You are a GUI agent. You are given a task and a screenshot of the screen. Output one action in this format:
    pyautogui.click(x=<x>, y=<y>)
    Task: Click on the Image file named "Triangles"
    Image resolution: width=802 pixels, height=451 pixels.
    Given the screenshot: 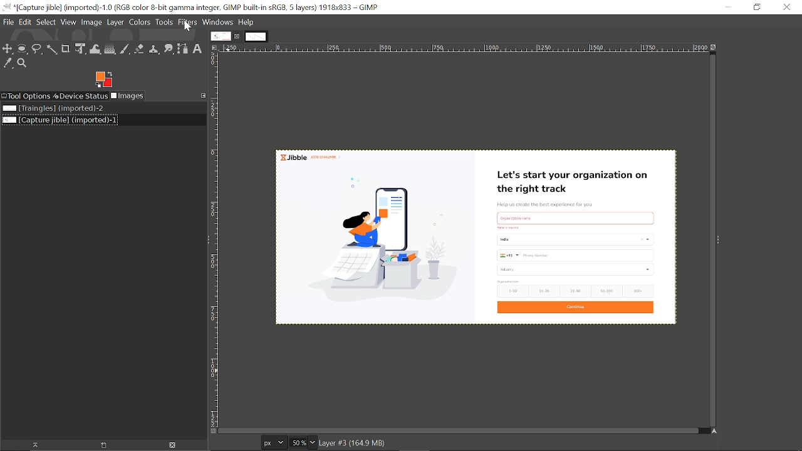 What is the action you would take?
    pyautogui.click(x=58, y=108)
    